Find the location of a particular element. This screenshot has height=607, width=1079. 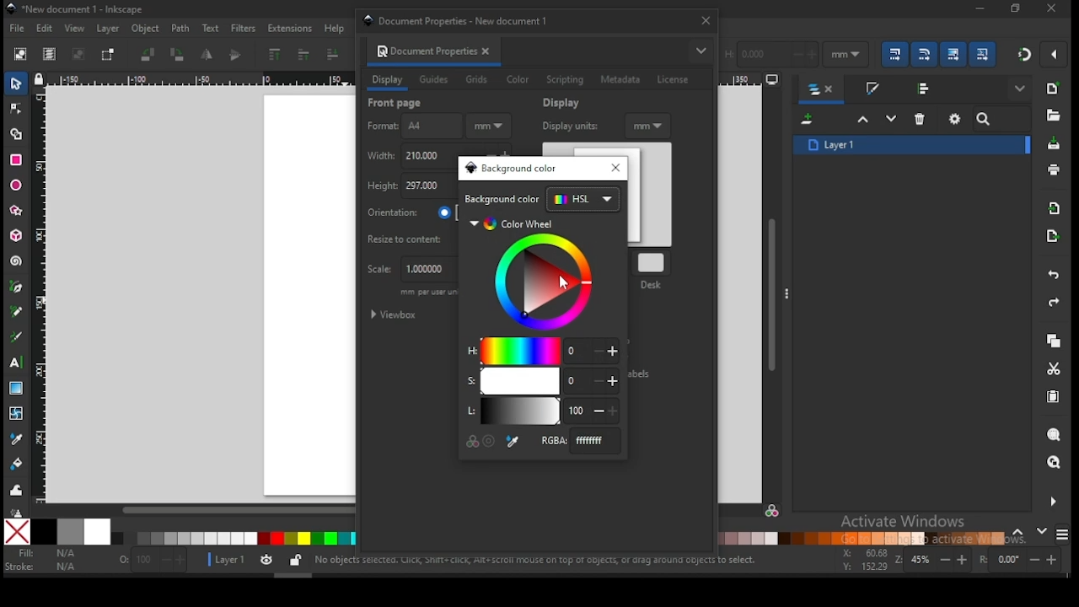

undo is located at coordinates (1054, 276).